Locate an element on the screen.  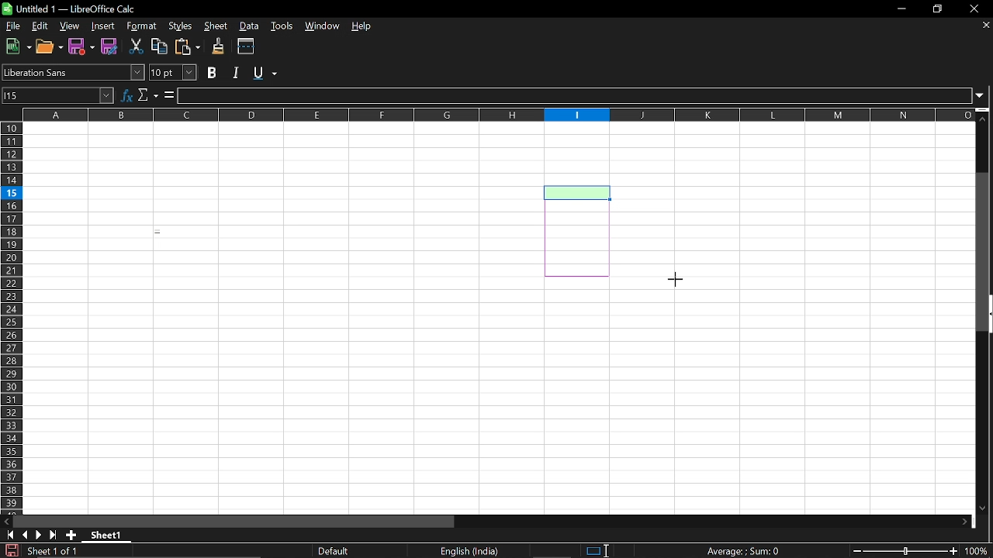
Underline is located at coordinates (267, 74).